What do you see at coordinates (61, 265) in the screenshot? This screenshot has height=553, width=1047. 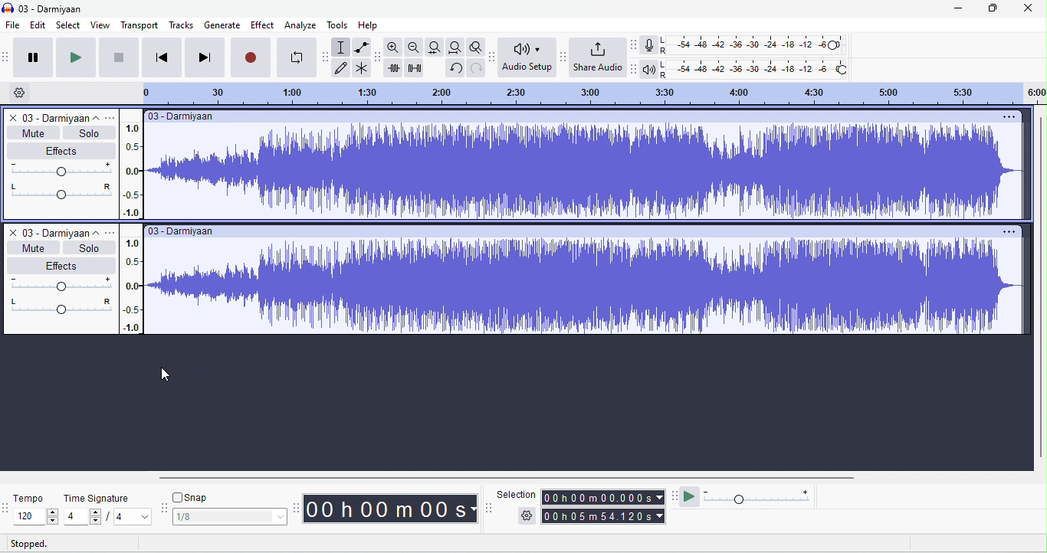 I see `effects` at bounding box center [61, 265].